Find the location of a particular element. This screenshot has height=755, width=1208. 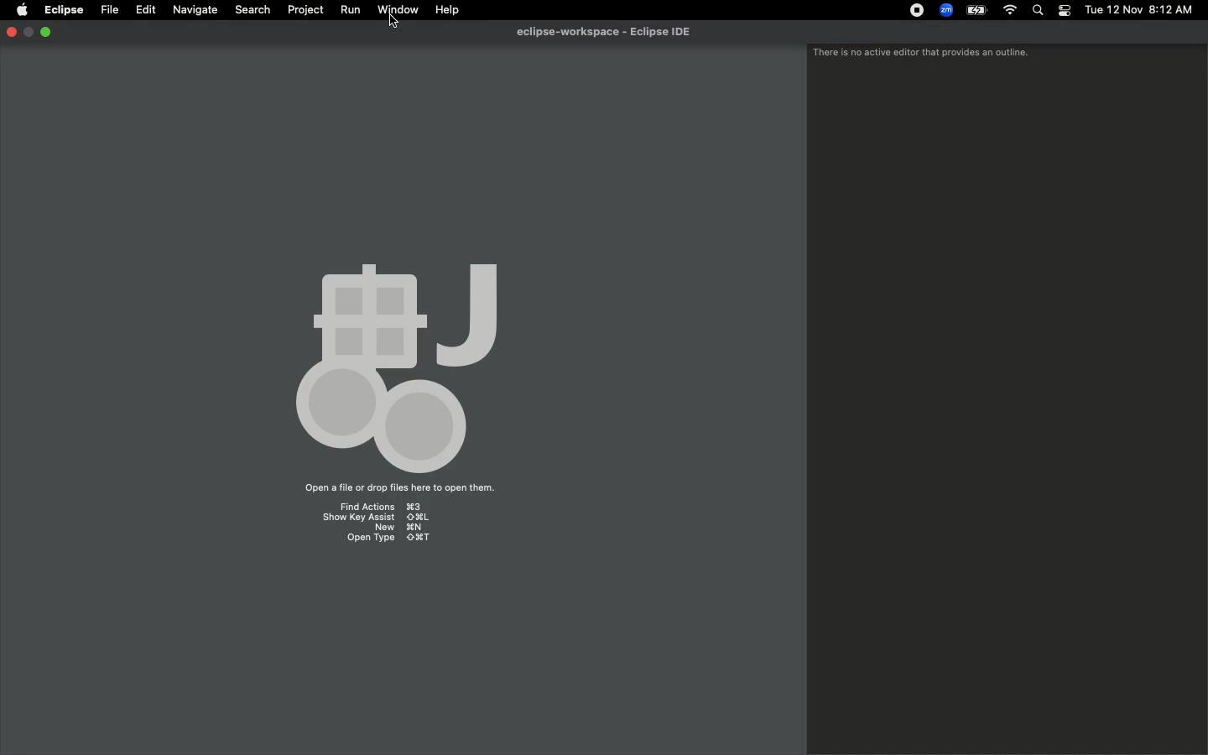

Click window is located at coordinates (398, 10).